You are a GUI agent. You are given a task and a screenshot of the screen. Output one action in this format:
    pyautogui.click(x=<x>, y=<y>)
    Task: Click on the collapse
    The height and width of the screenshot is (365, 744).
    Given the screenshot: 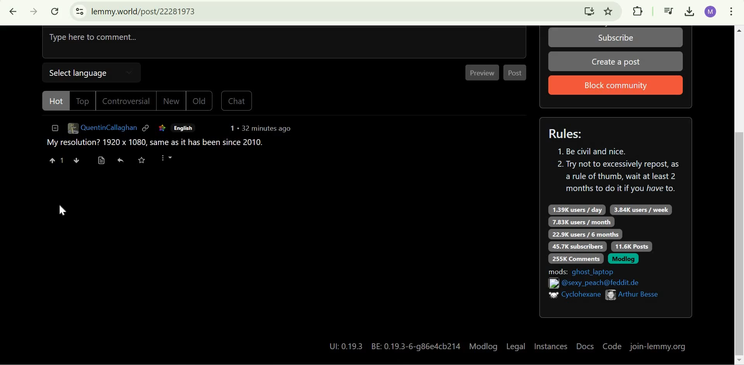 What is the action you would take?
    pyautogui.click(x=55, y=129)
    